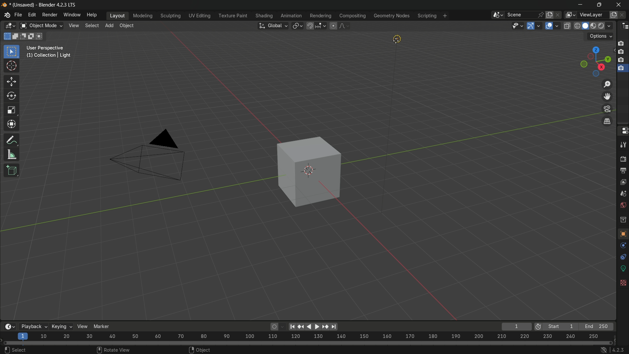  What do you see at coordinates (518, 25) in the screenshot?
I see `selectability and visibility` at bounding box center [518, 25].